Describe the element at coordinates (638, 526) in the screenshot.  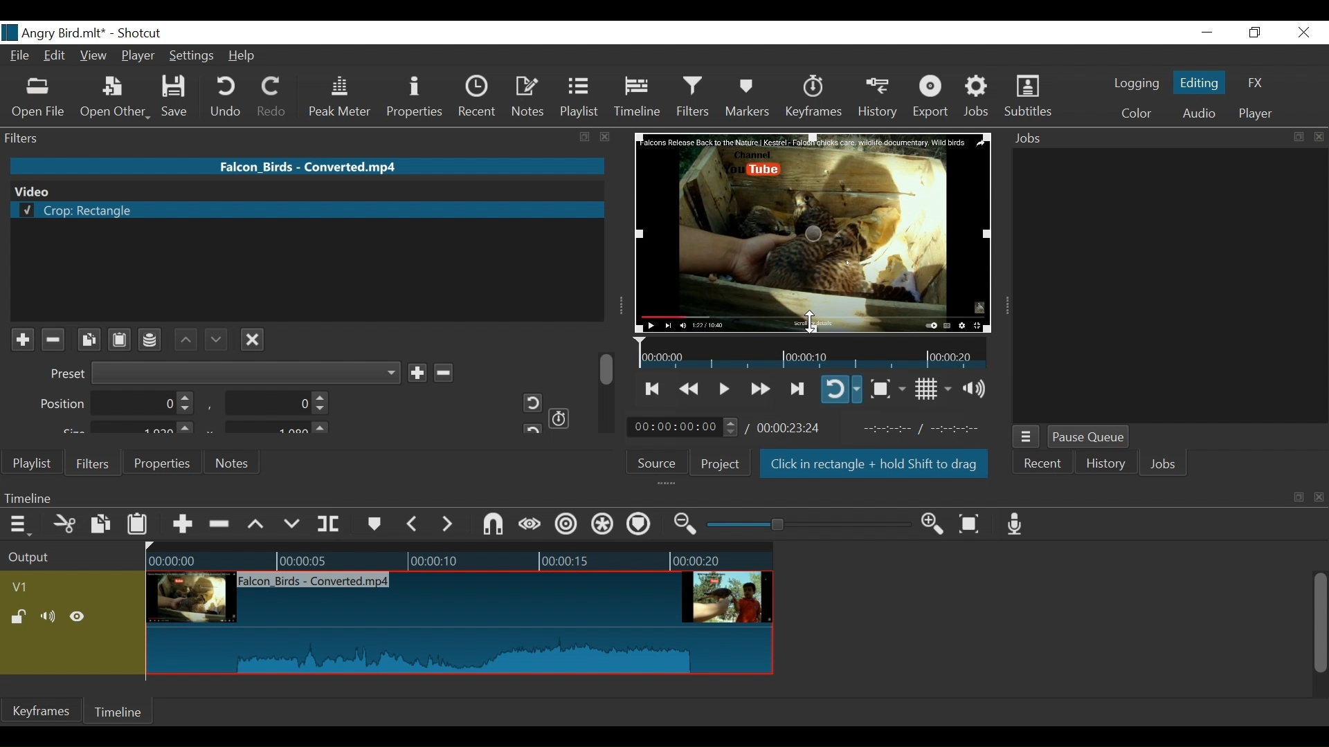
I see `Ripple all tracks` at that location.